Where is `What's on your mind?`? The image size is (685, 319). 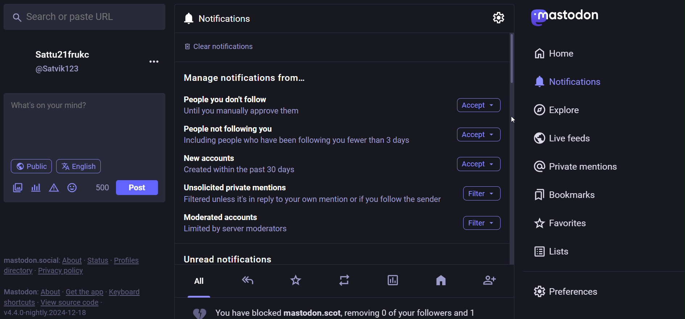 What's on your mind? is located at coordinates (86, 123).